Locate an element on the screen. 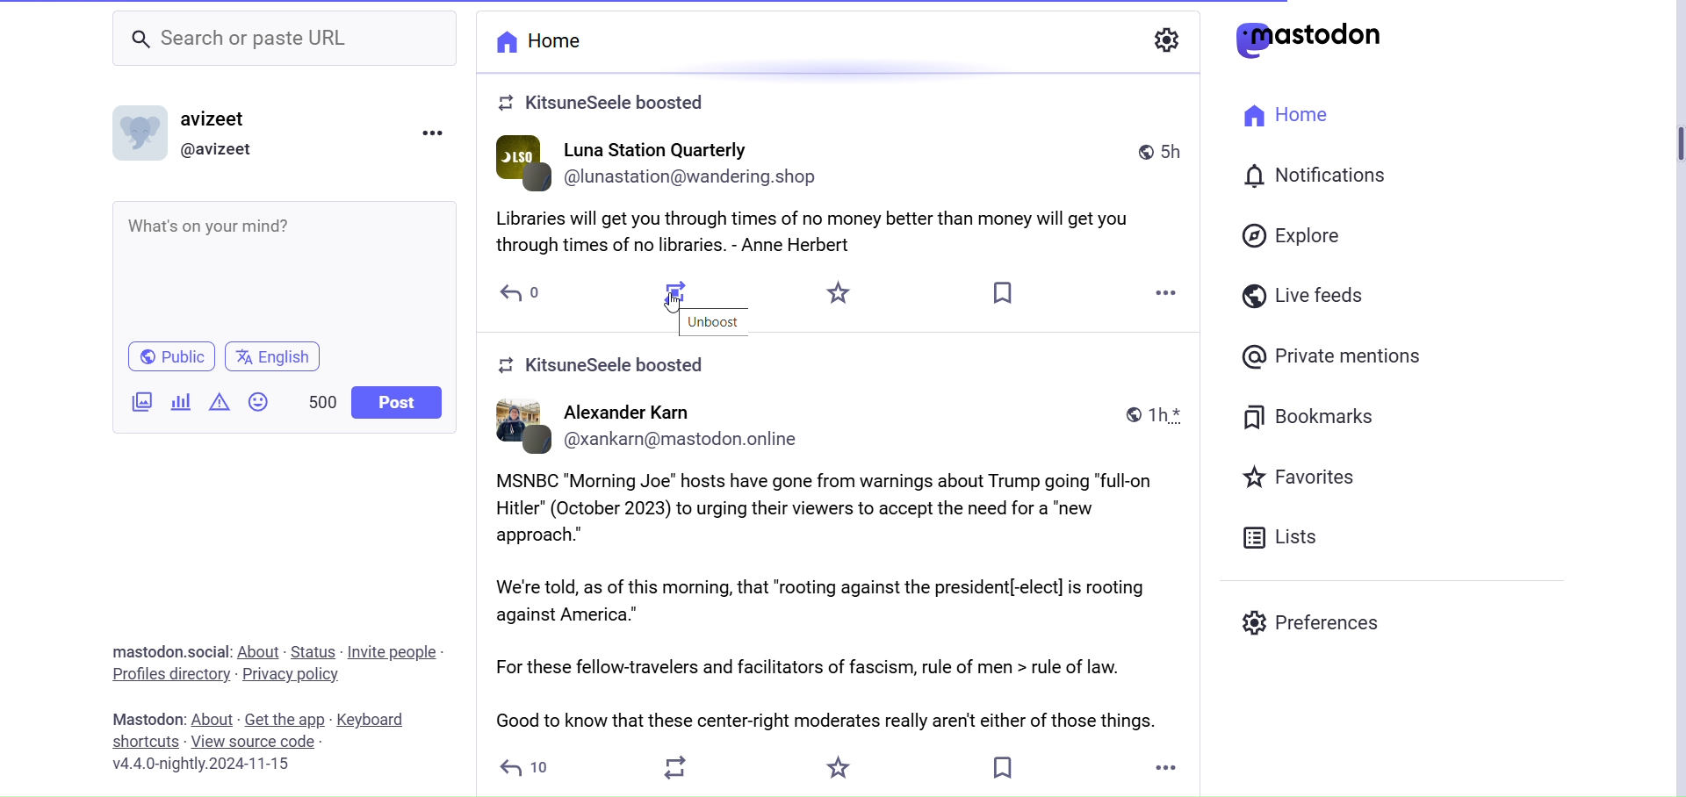 The width and height of the screenshot is (1686, 797). Preferences is located at coordinates (1308, 624).